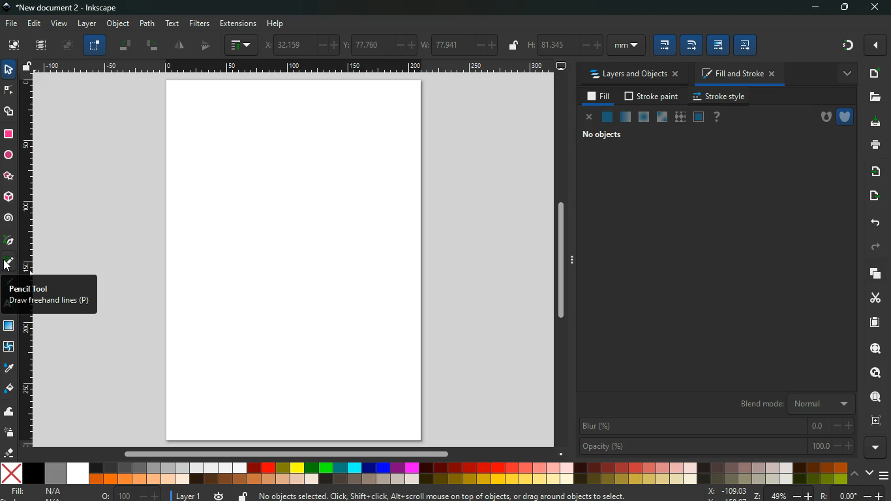 The height and width of the screenshot is (501, 891). I want to click on view, so click(59, 24).